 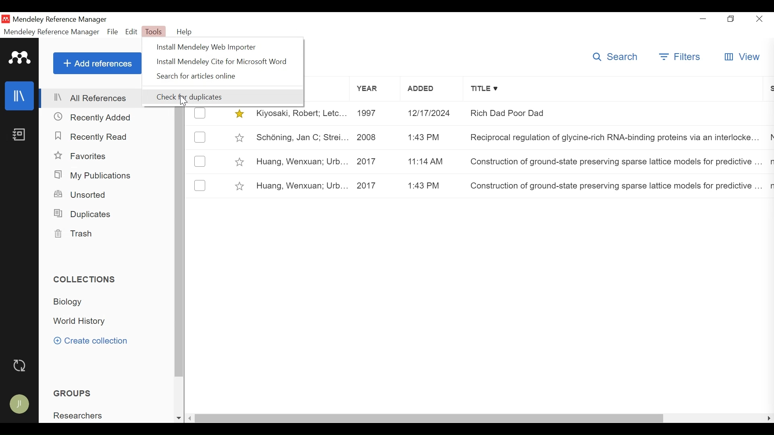 I want to click on Scroll down, so click(x=178, y=419).